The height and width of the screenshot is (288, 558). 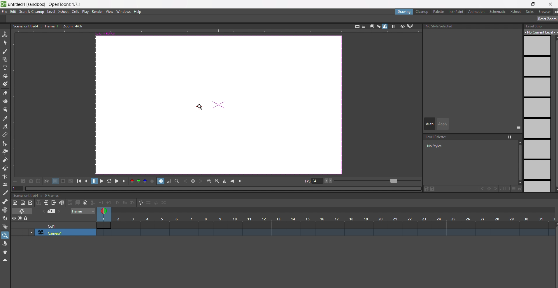 I want to click on render, so click(x=98, y=12).